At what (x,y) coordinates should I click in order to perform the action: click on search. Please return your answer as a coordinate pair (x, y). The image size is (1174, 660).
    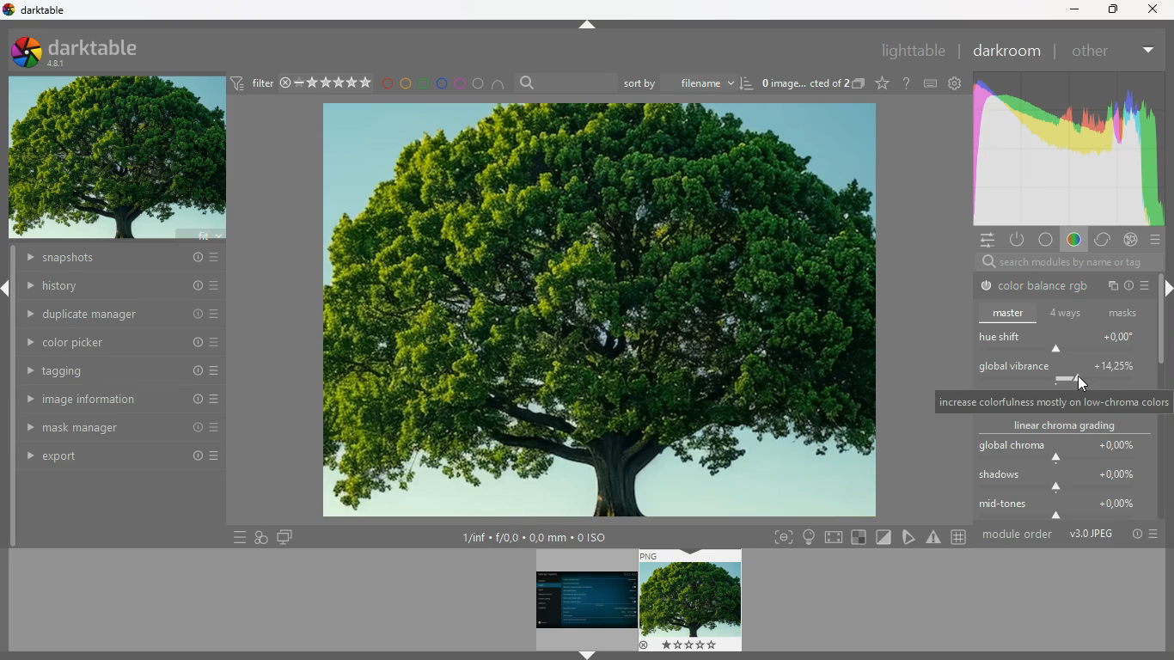
    Looking at the image, I should click on (565, 83).